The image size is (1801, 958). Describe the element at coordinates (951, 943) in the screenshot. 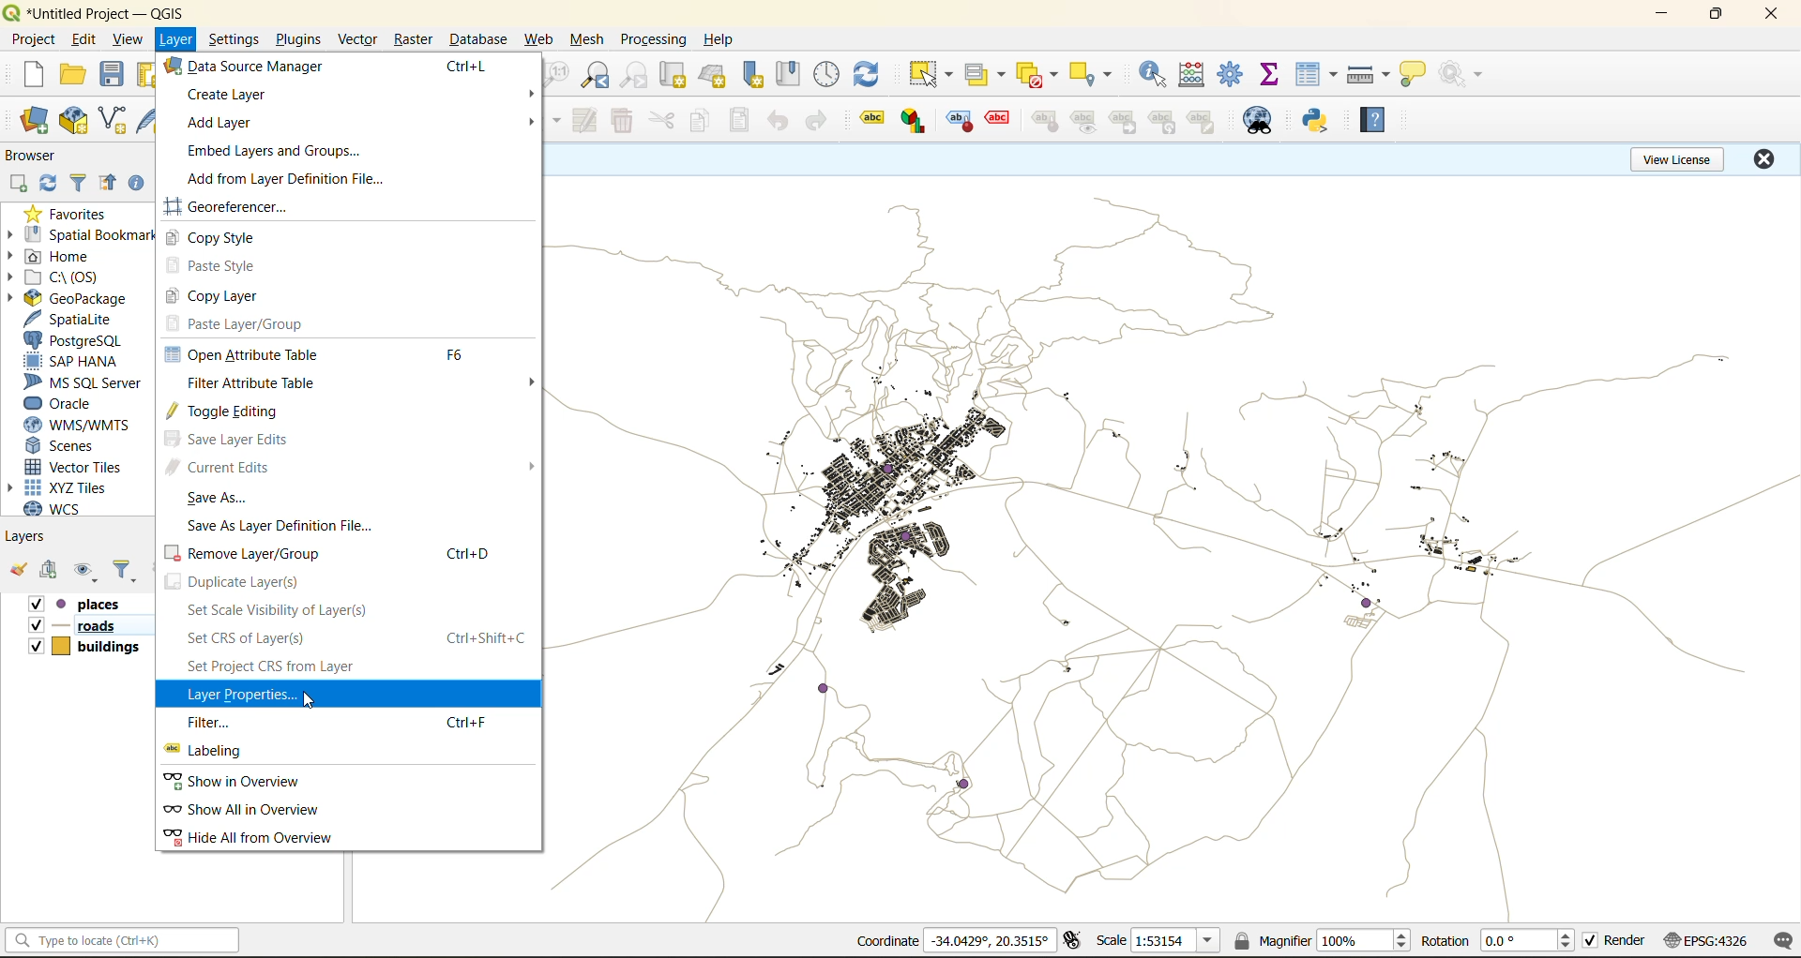

I see `coordinates` at that location.